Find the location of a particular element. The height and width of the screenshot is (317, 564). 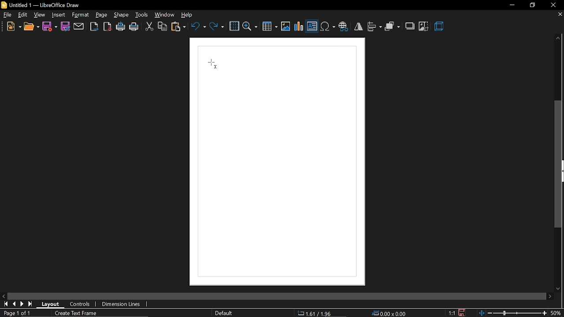

insert image is located at coordinates (286, 27).